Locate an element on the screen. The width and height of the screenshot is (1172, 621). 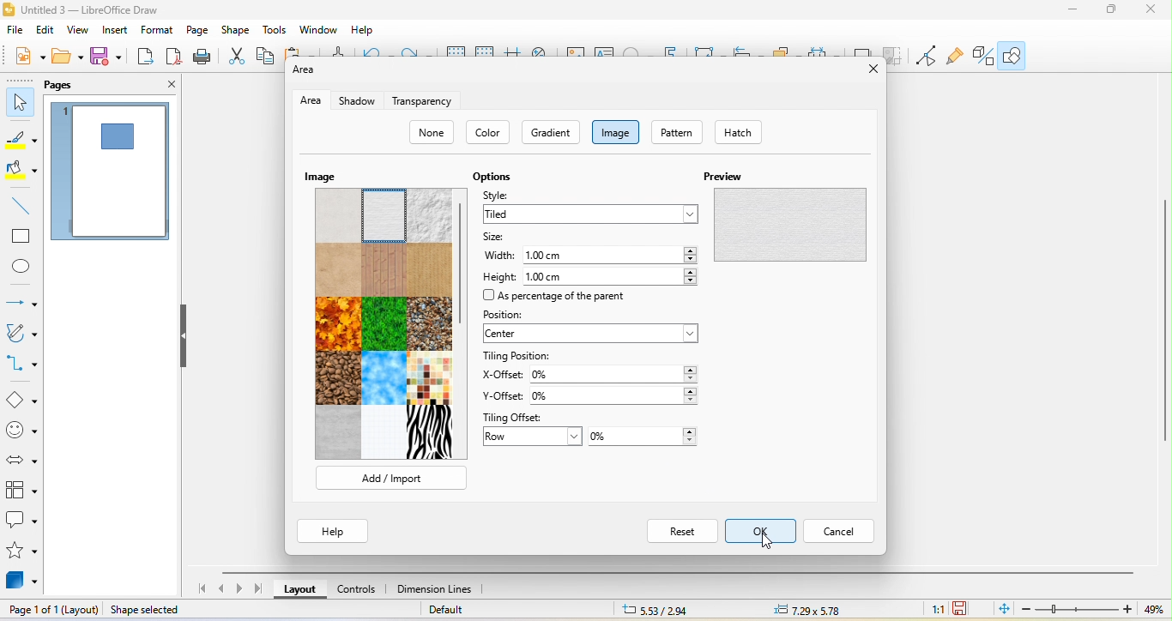
fit page to current window is located at coordinates (1001, 610).